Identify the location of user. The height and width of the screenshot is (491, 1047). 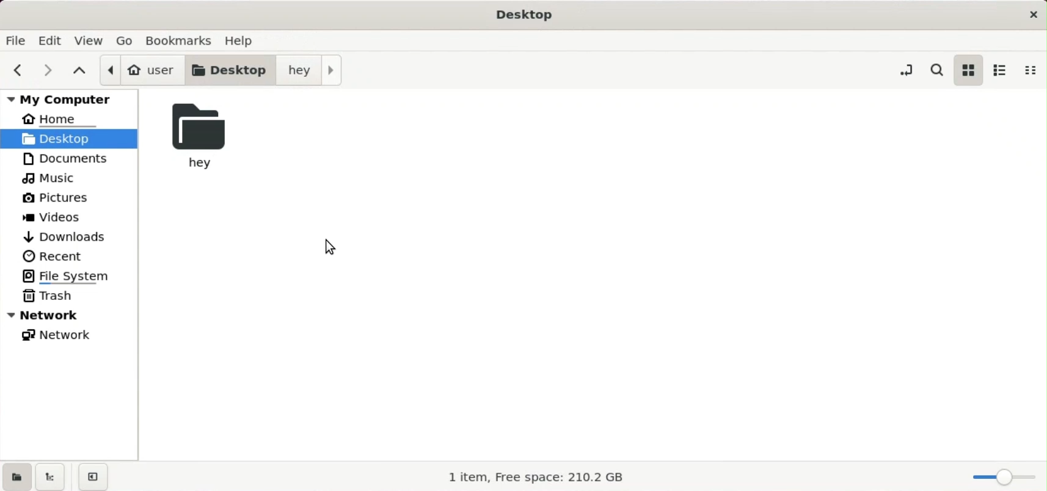
(142, 69).